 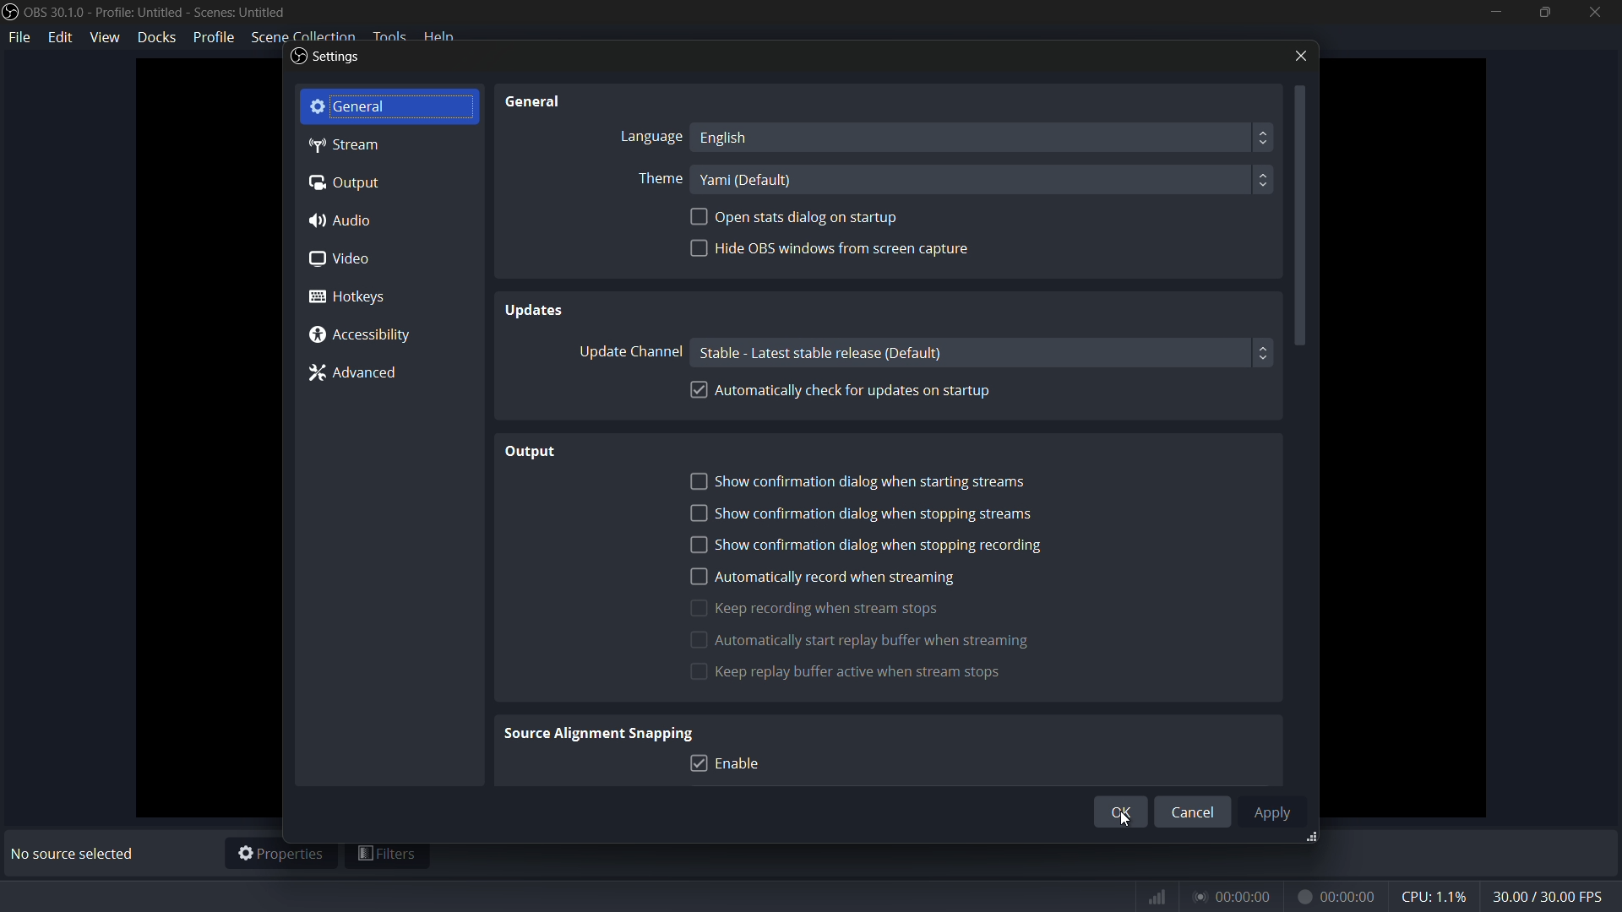 What do you see at coordinates (72, 855) in the screenshot?
I see `No source selected` at bounding box center [72, 855].